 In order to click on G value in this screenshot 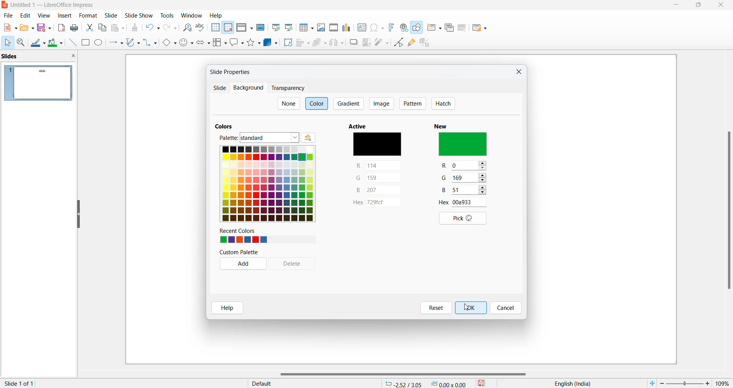, I will do `click(465, 178)`.